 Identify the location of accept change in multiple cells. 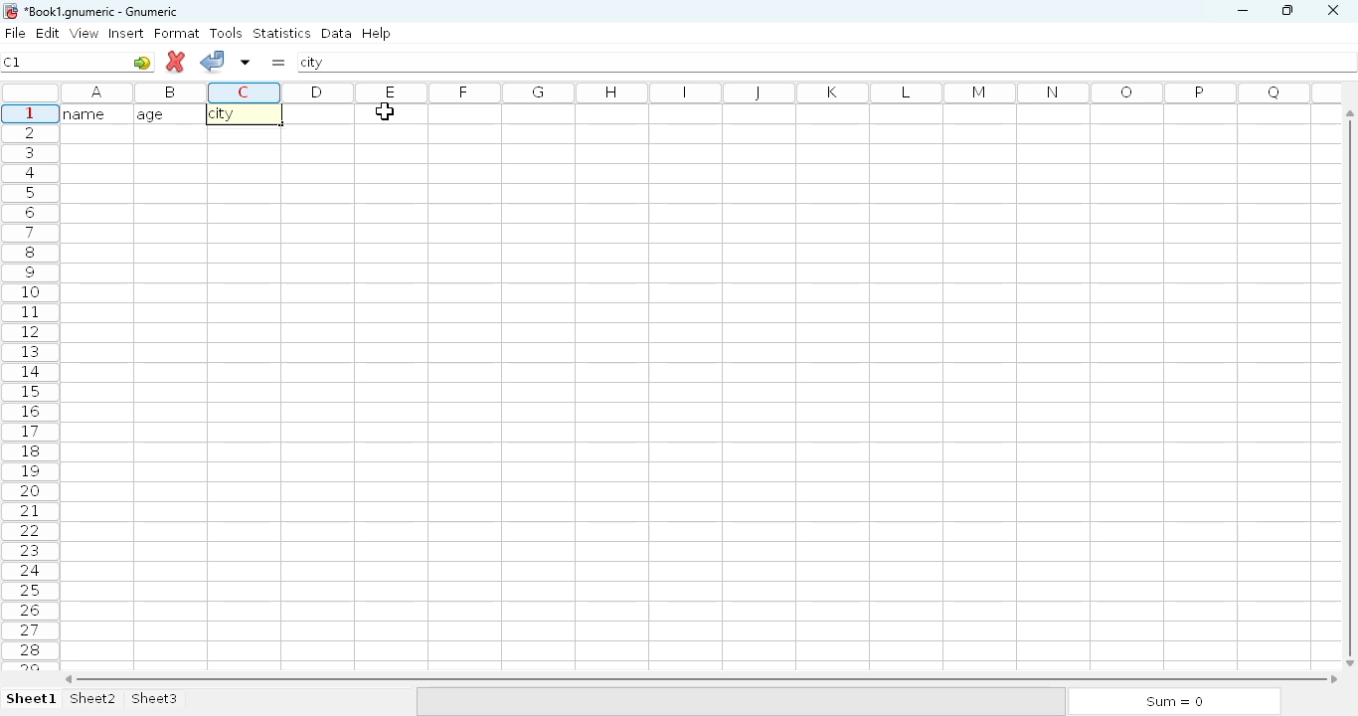
(246, 62).